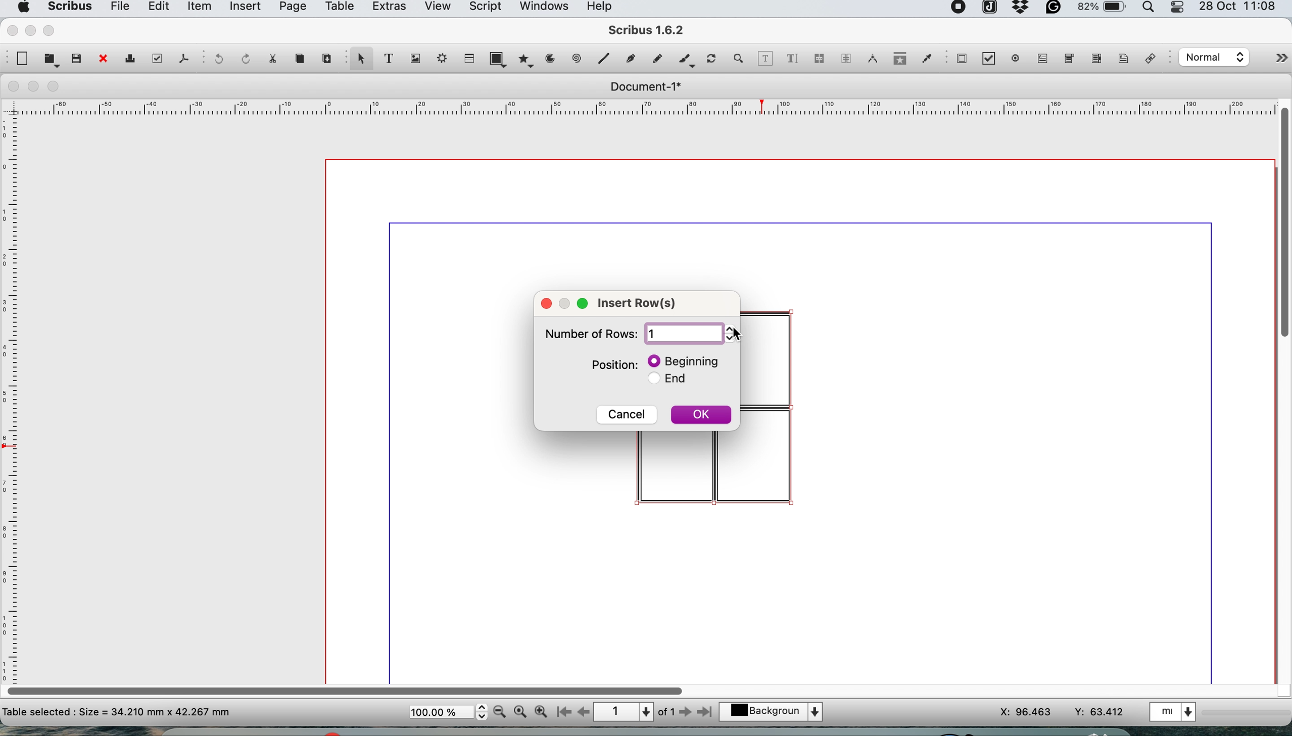  What do you see at coordinates (542, 712) in the screenshot?
I see `zoom in` at bounding box center [542, 712].